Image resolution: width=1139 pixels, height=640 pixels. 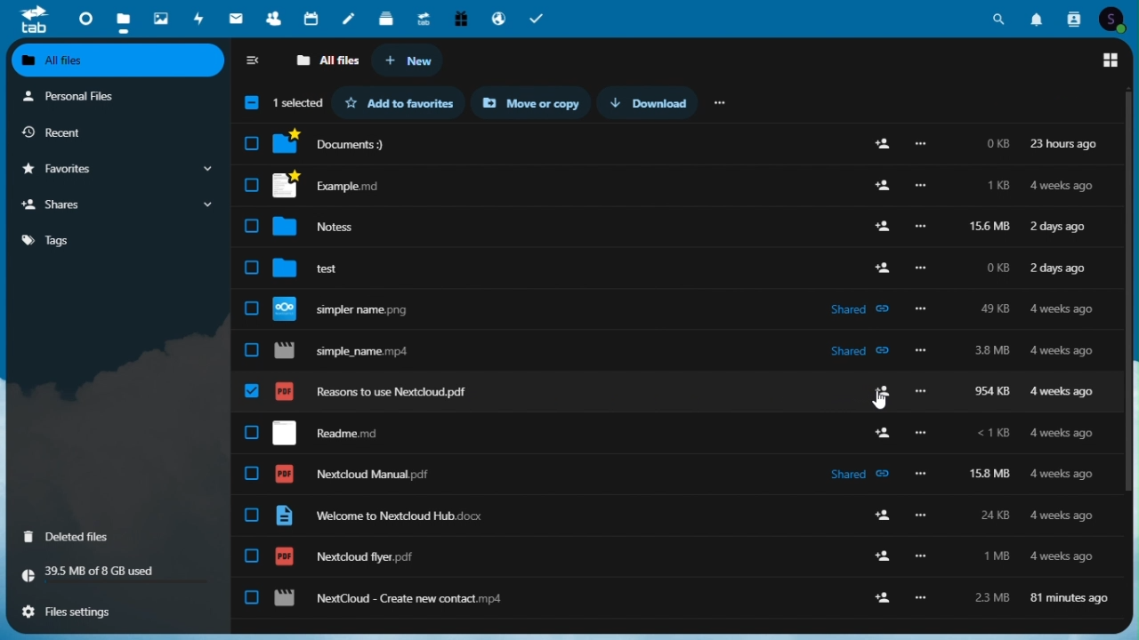 What do you see at coordinates (994, 308) in the screenshot?
I see `49 kb` at bounding box center [994, 308].